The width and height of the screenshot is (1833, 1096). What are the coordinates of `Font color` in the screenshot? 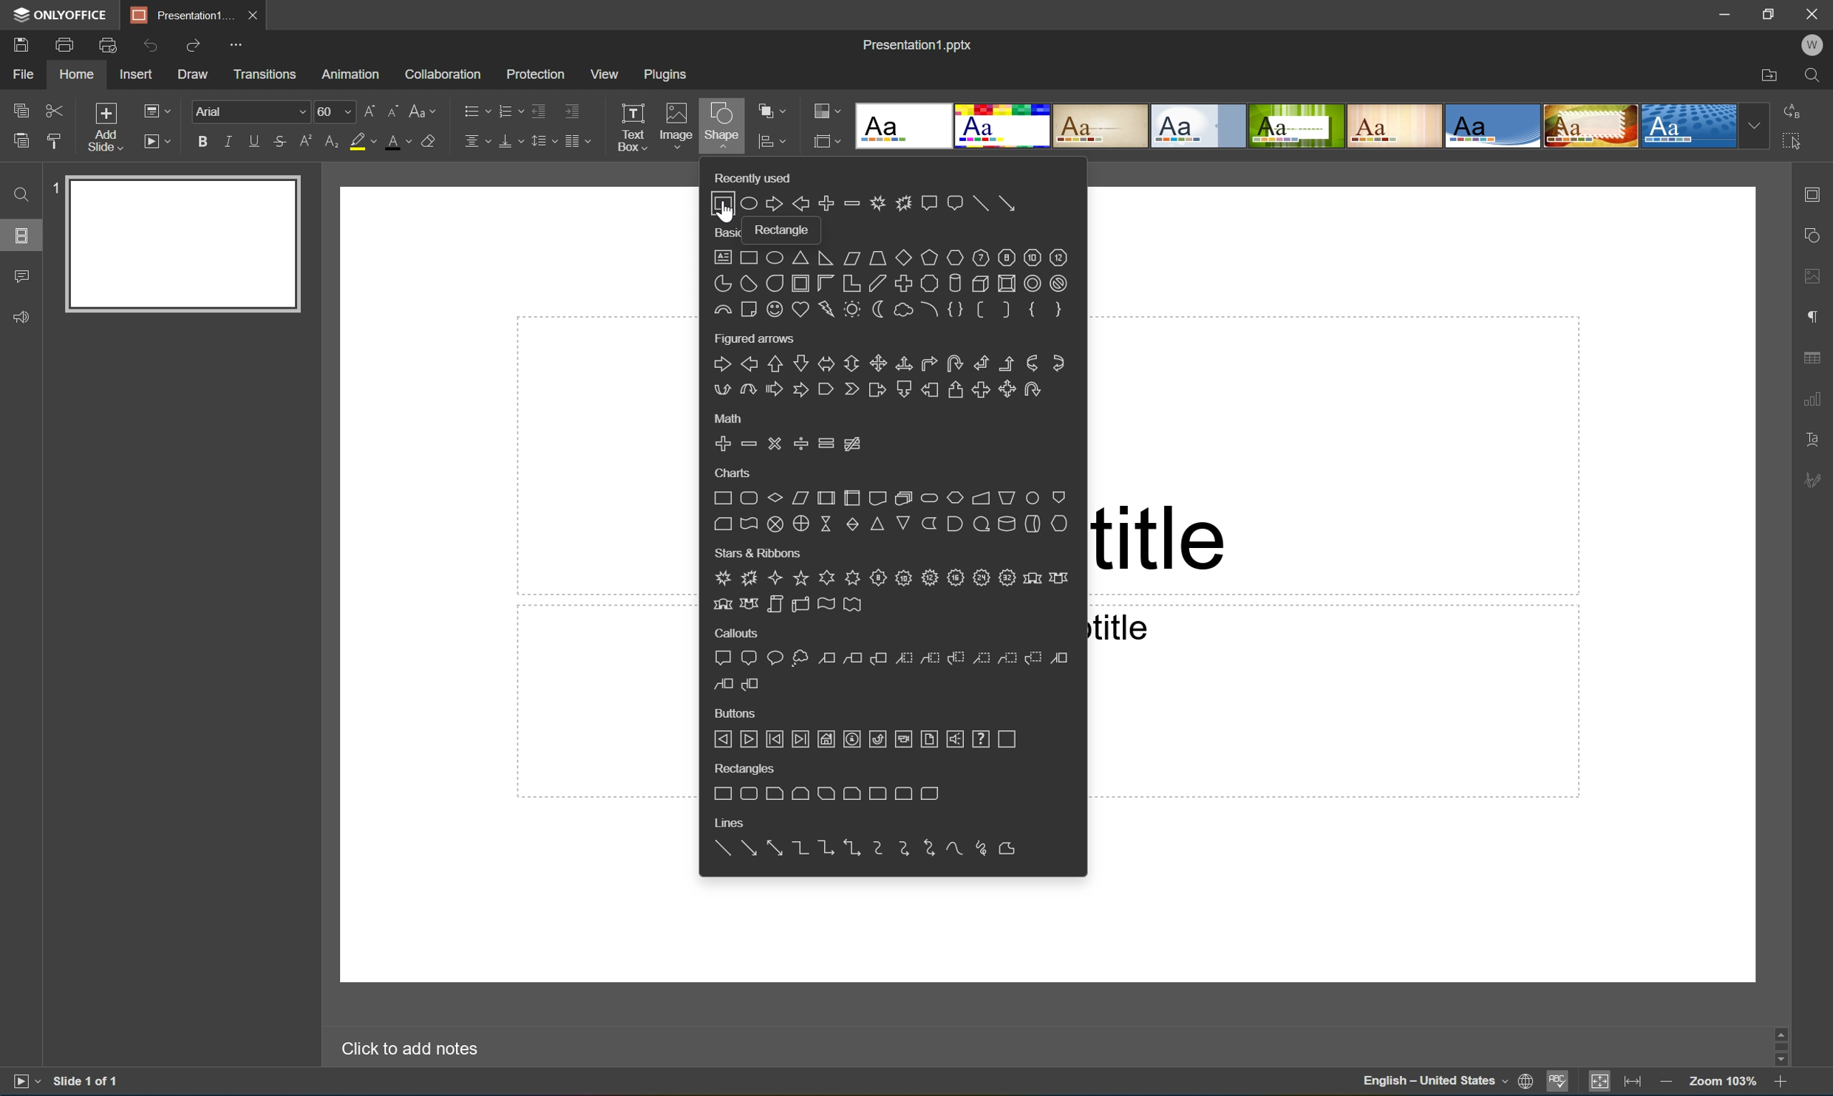 It's located at (401, 143).